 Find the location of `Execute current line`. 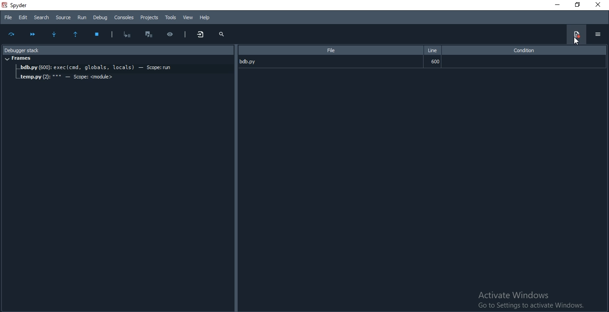

Execute current line is located at coordinates (12, 35).